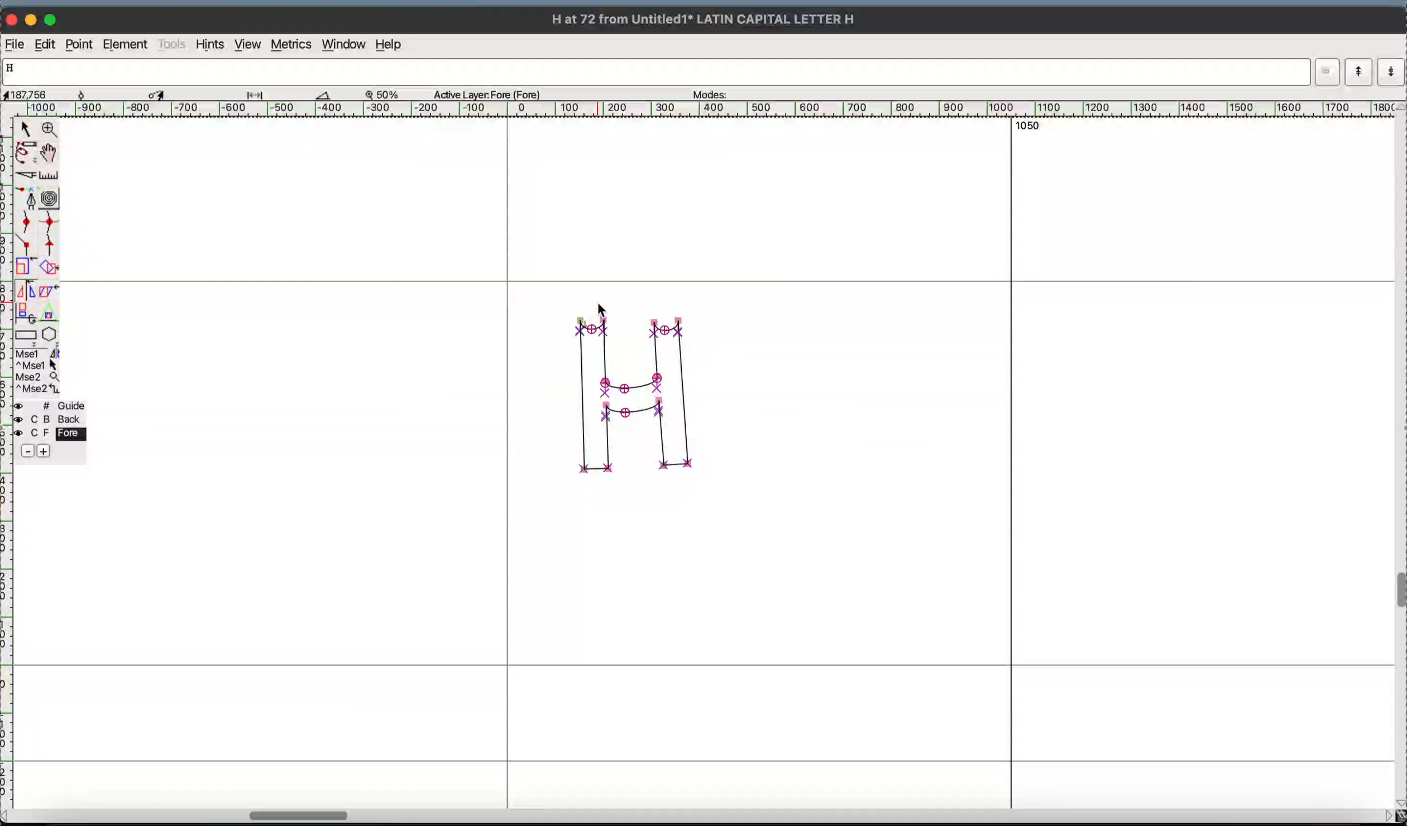 Image resolution: width=1407 pixels, height=826 pixels. Describe the element at coordinates (50, 289) in the screenshot. I see `skew` at that location.